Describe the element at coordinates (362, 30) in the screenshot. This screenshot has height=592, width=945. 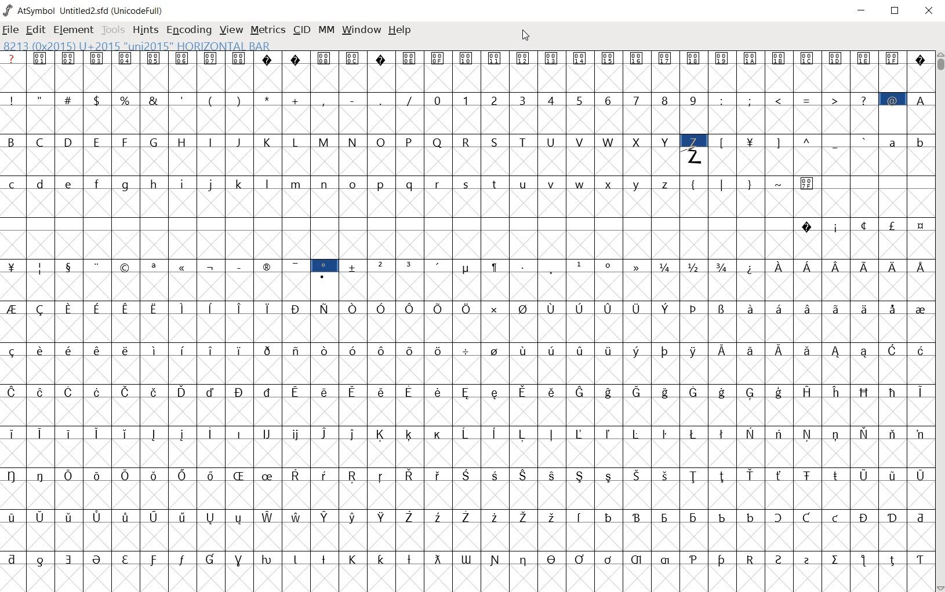
I see `WINDOW` at that location.